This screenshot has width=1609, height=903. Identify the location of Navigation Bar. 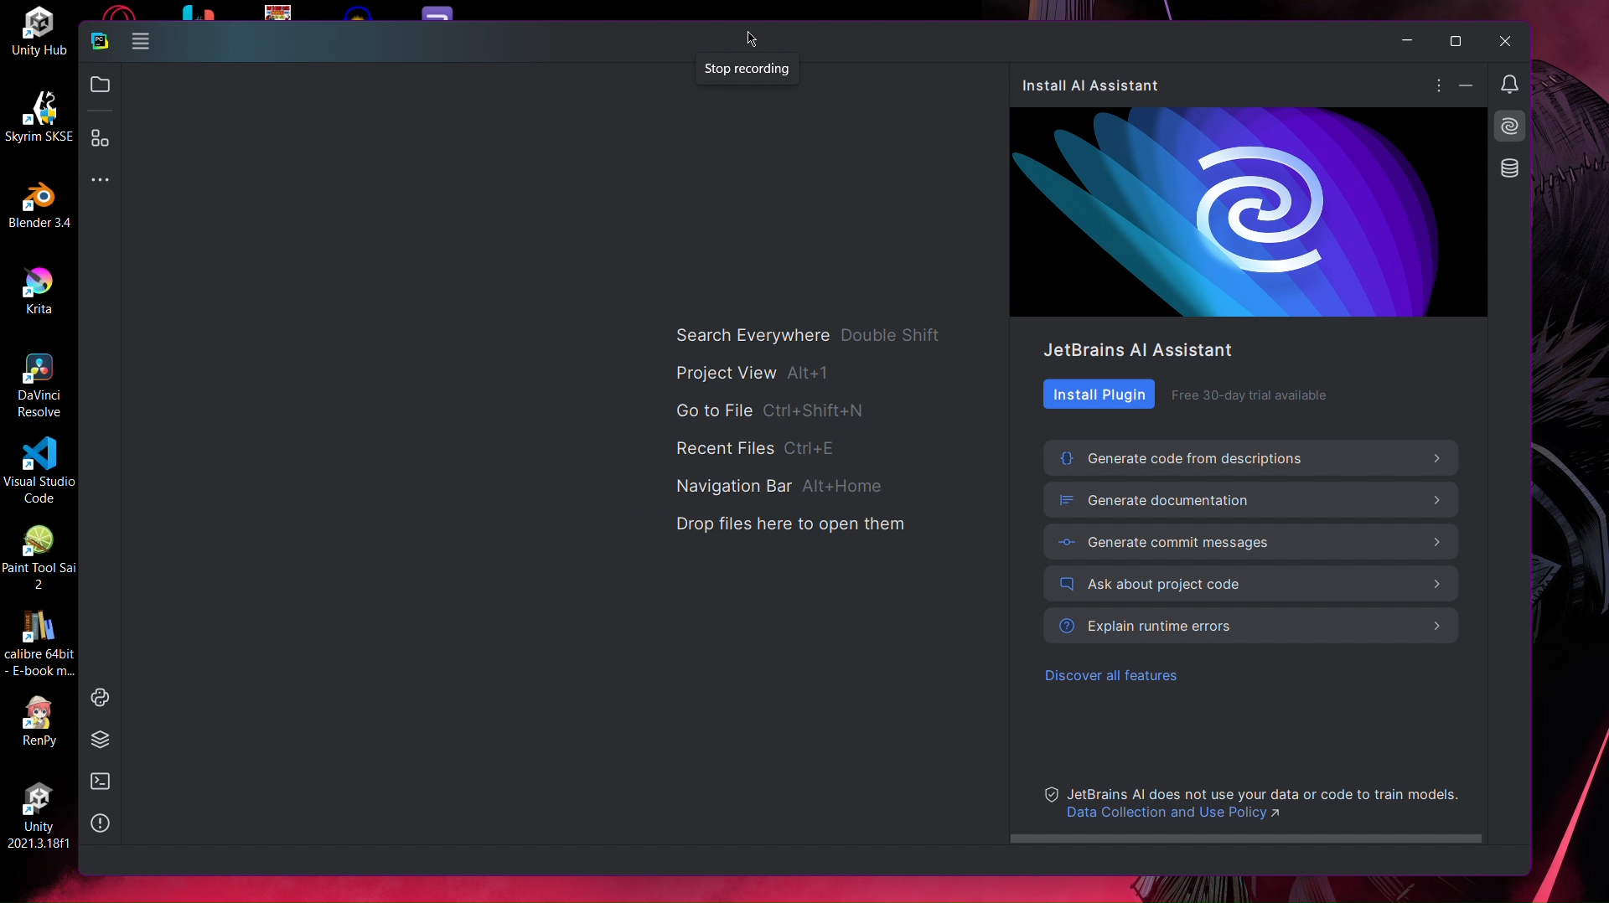
(782, 487).